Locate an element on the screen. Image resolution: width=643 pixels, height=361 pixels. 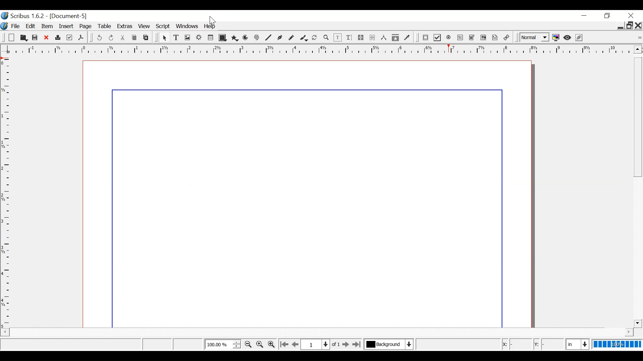
Select is located at coordinates (165, 38).